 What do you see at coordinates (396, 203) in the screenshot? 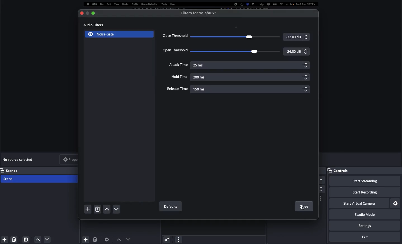
I see `Settings` at bounding box center [396, 203].